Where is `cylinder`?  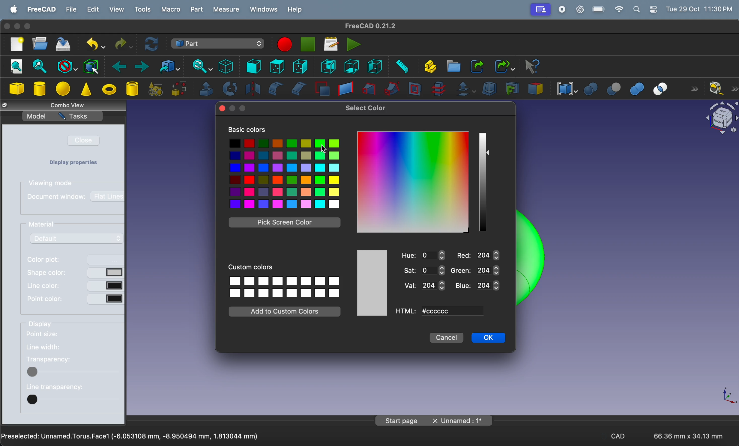 cylinder is located at coordinates (39, 88).